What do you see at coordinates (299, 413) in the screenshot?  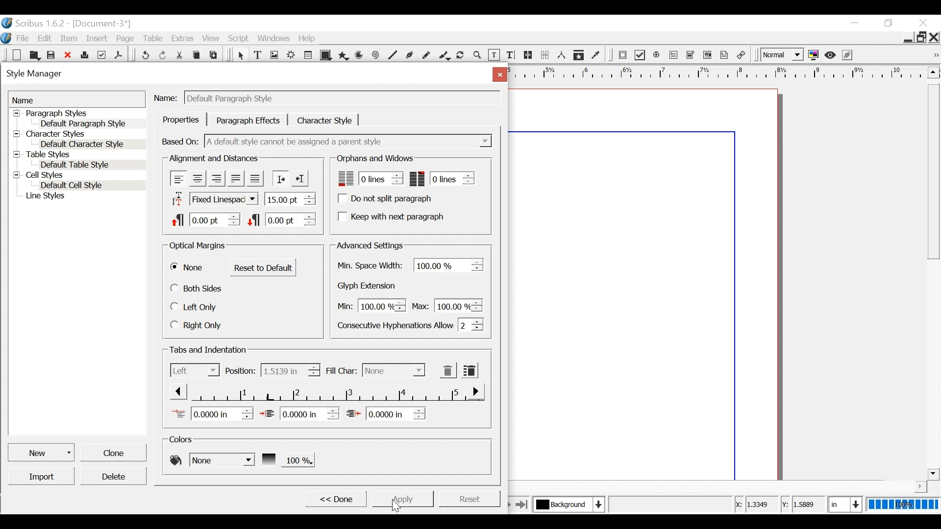 I see `Left Indent` at bounding box center [299, 413].